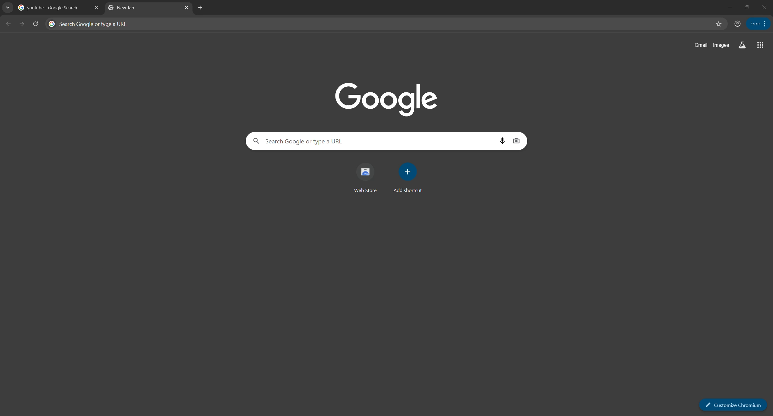  I want to click on search labs, so click(742, 46).